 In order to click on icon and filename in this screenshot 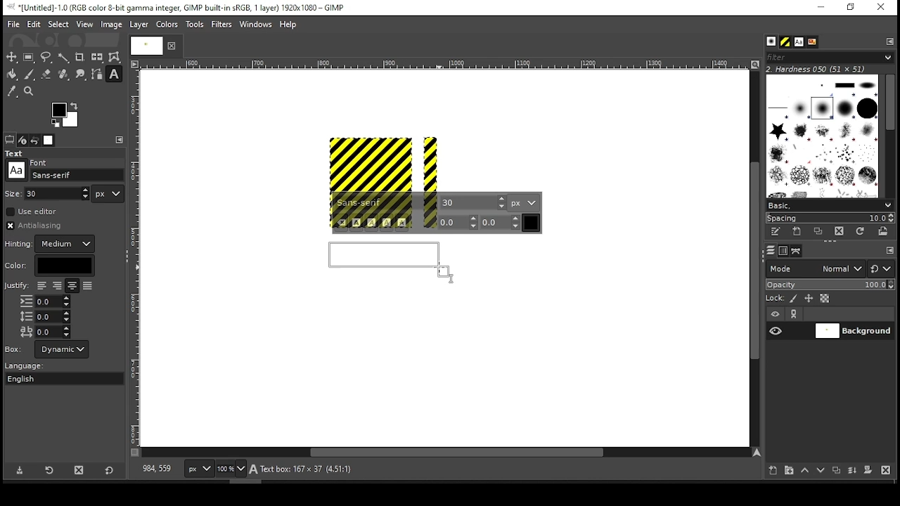, I will do `click(177, 6)`.